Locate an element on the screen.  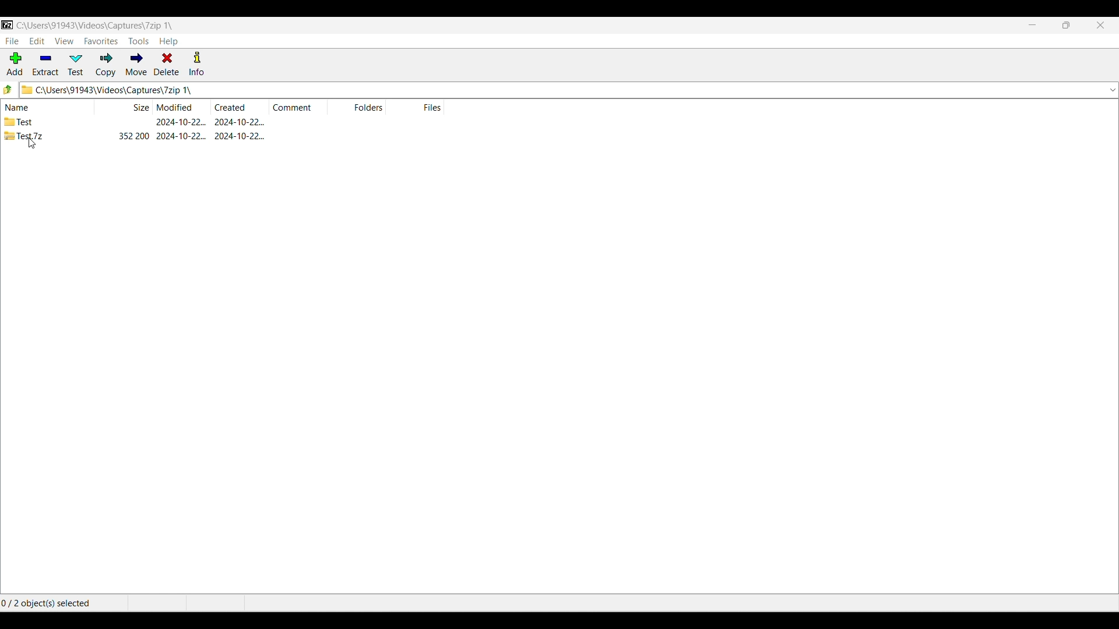
Folders column is located at coordinates (361, 107).